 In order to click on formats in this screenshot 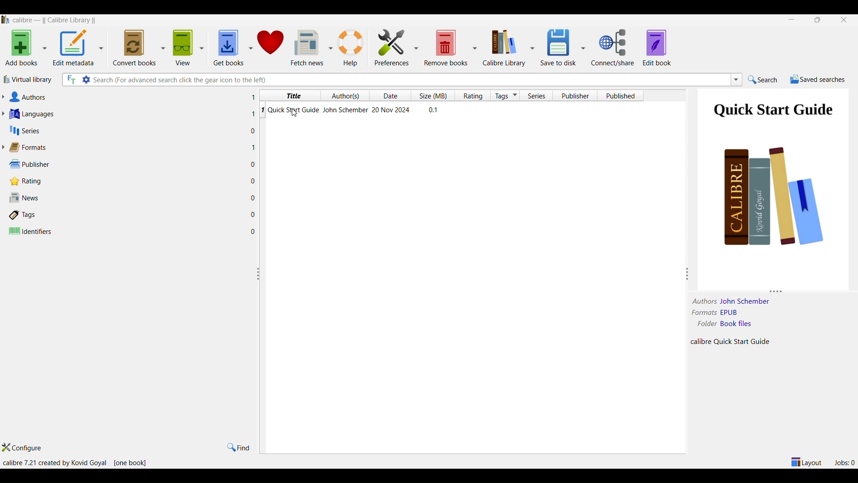, I will do `click(703, 313)`.